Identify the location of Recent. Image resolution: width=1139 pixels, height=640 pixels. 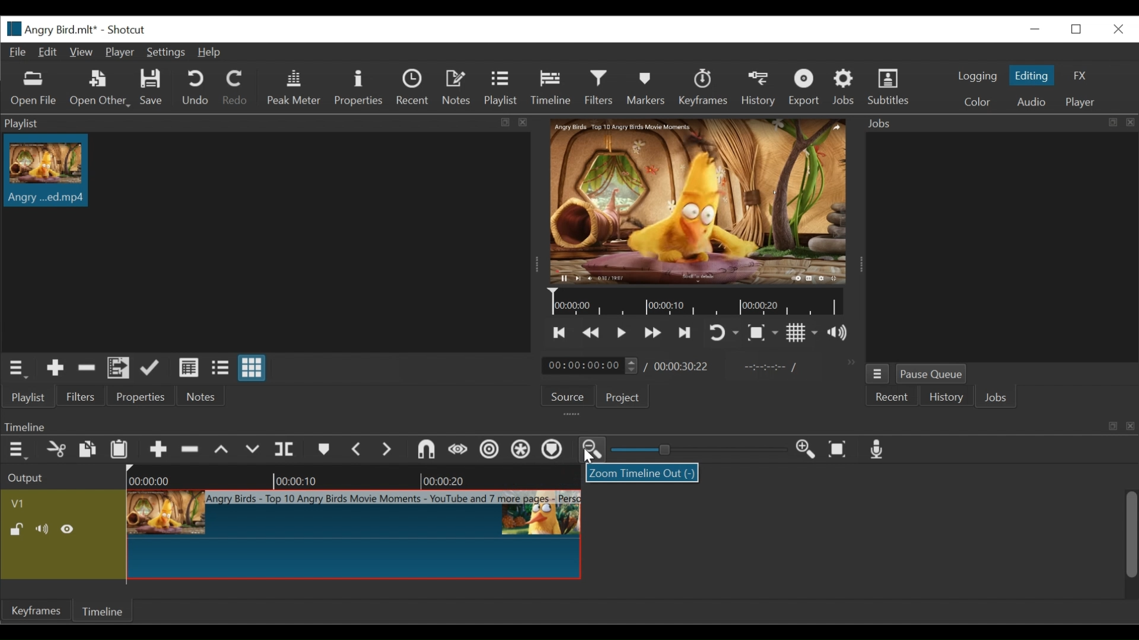
(892, 398).